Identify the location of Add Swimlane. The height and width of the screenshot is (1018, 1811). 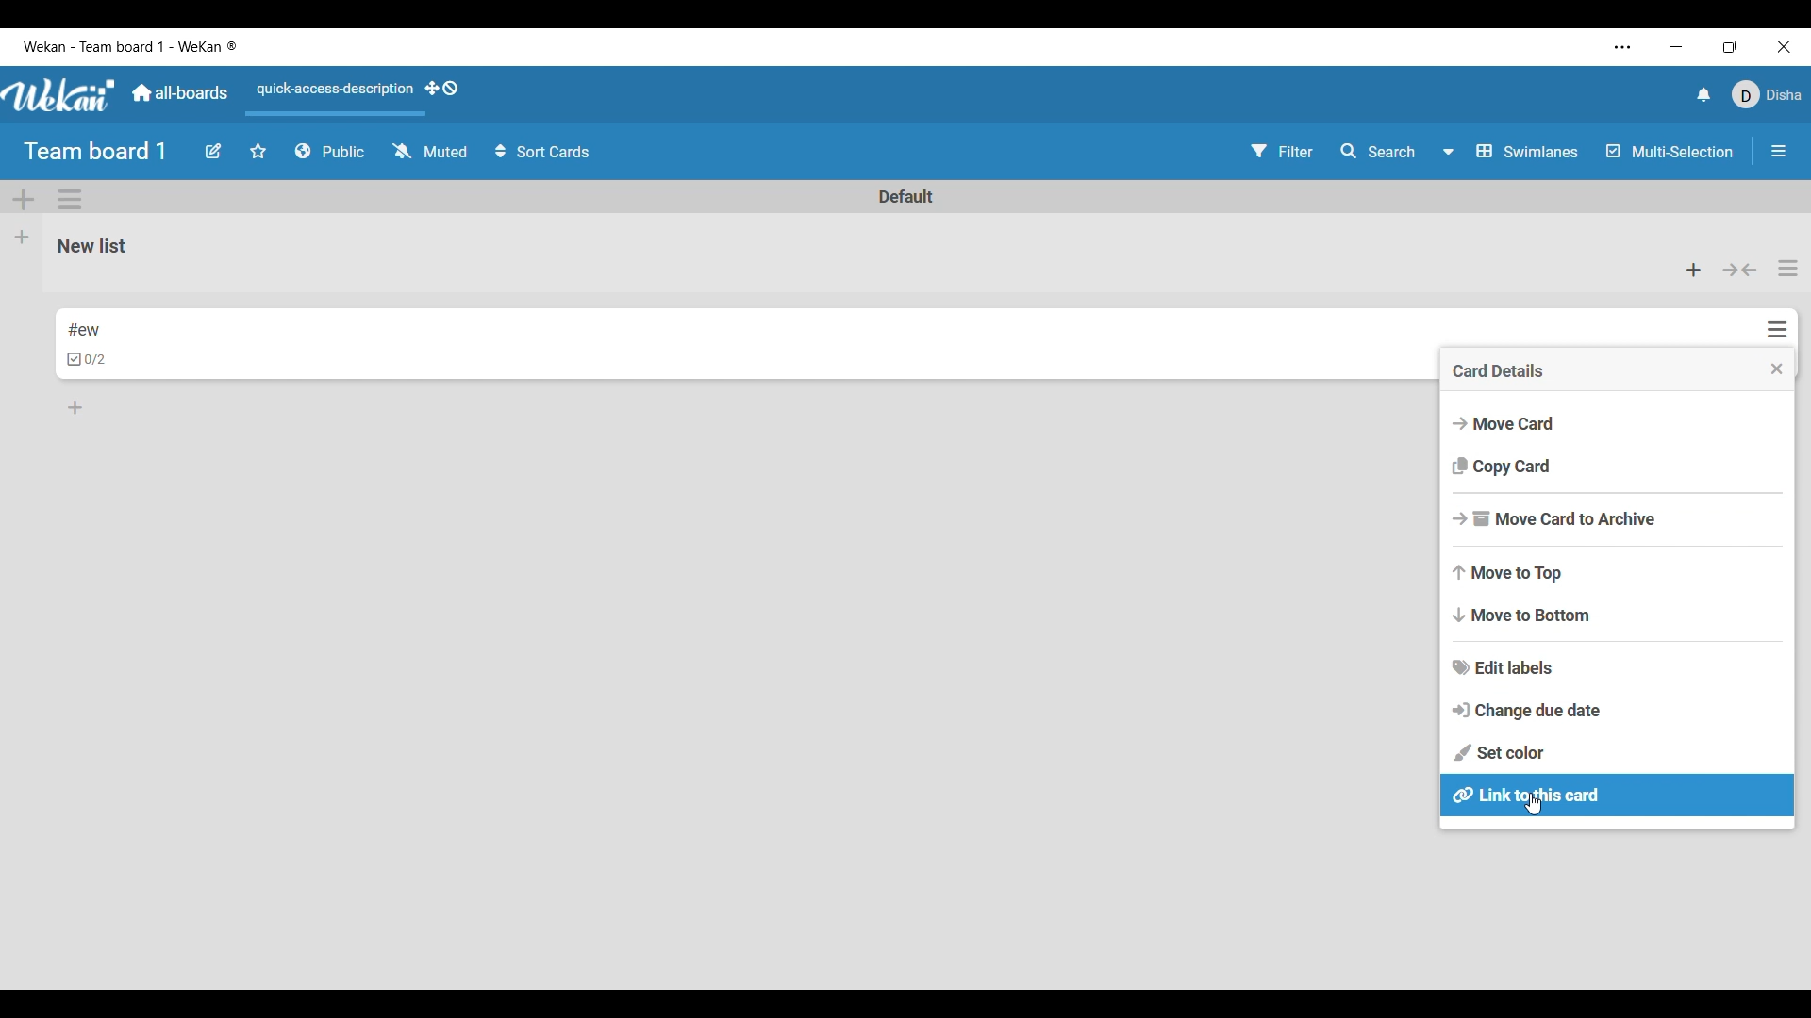
(25, 200).